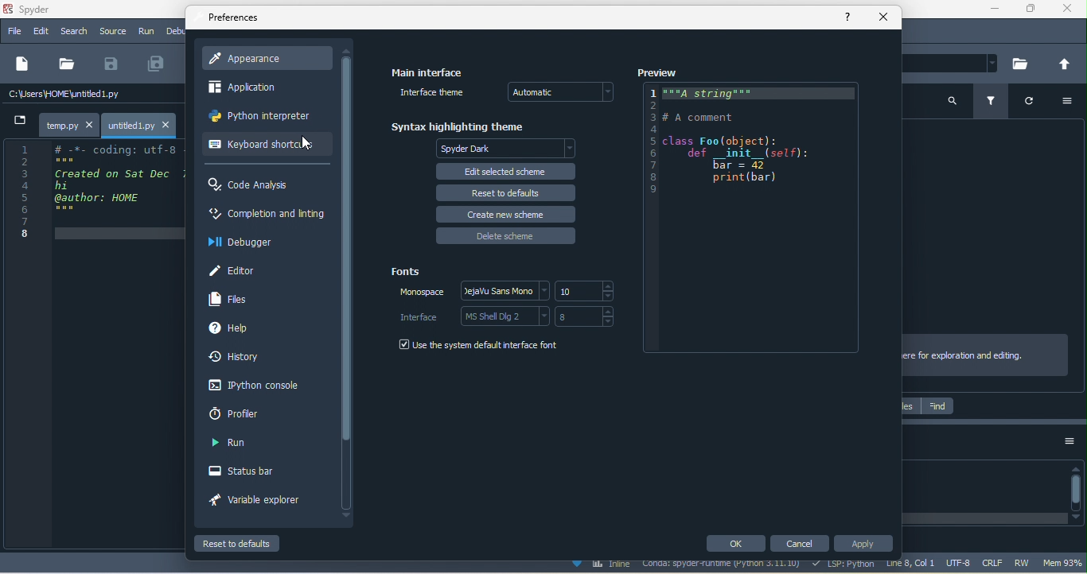  What do you see at coordinates (503, 192) in the screenshot?
I see `reset to defaults` at bounding box center [503, 192].